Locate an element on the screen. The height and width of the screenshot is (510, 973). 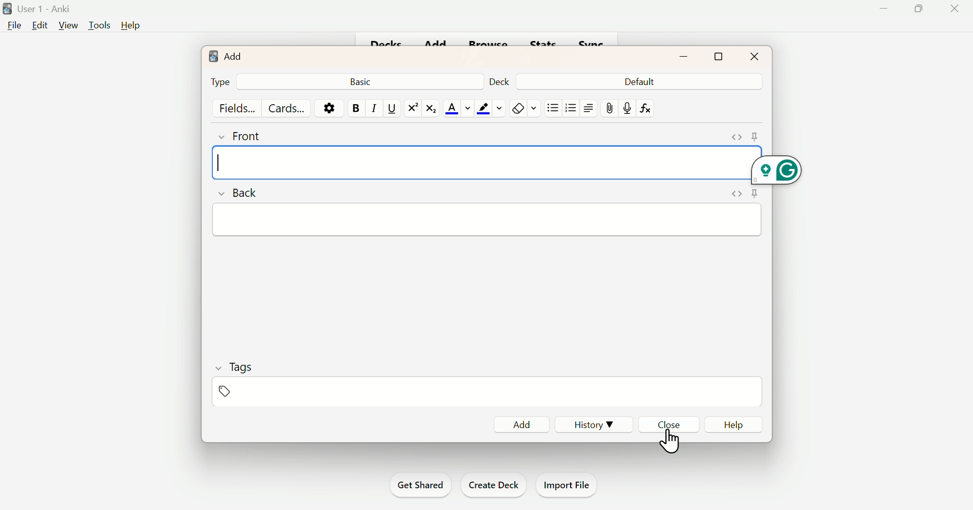
pin is located at coordinates (754, 193).